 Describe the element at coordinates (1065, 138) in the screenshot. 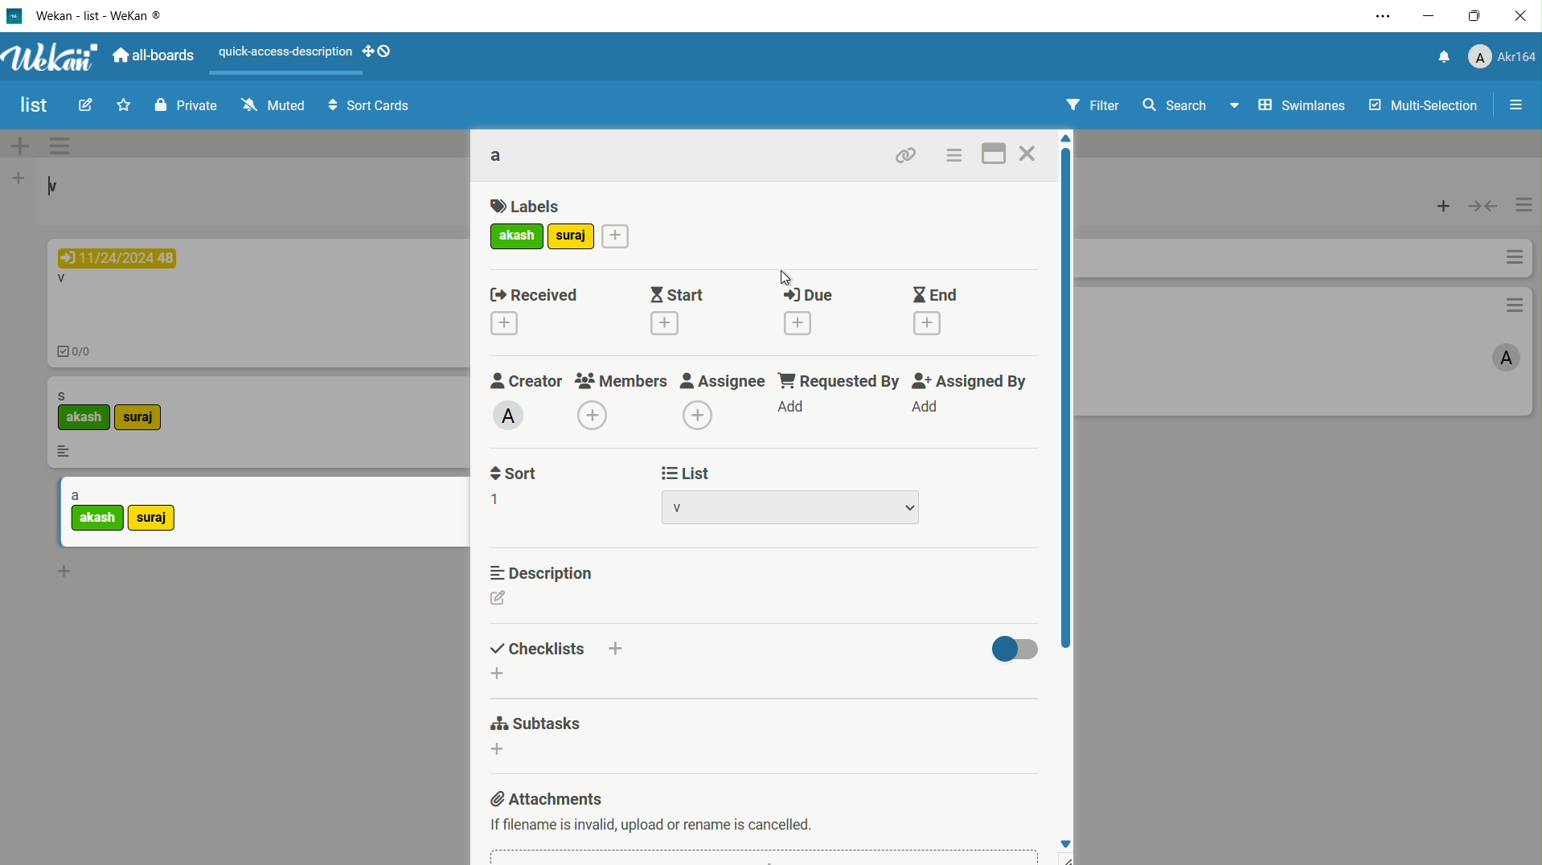

I see `move up` at that location.